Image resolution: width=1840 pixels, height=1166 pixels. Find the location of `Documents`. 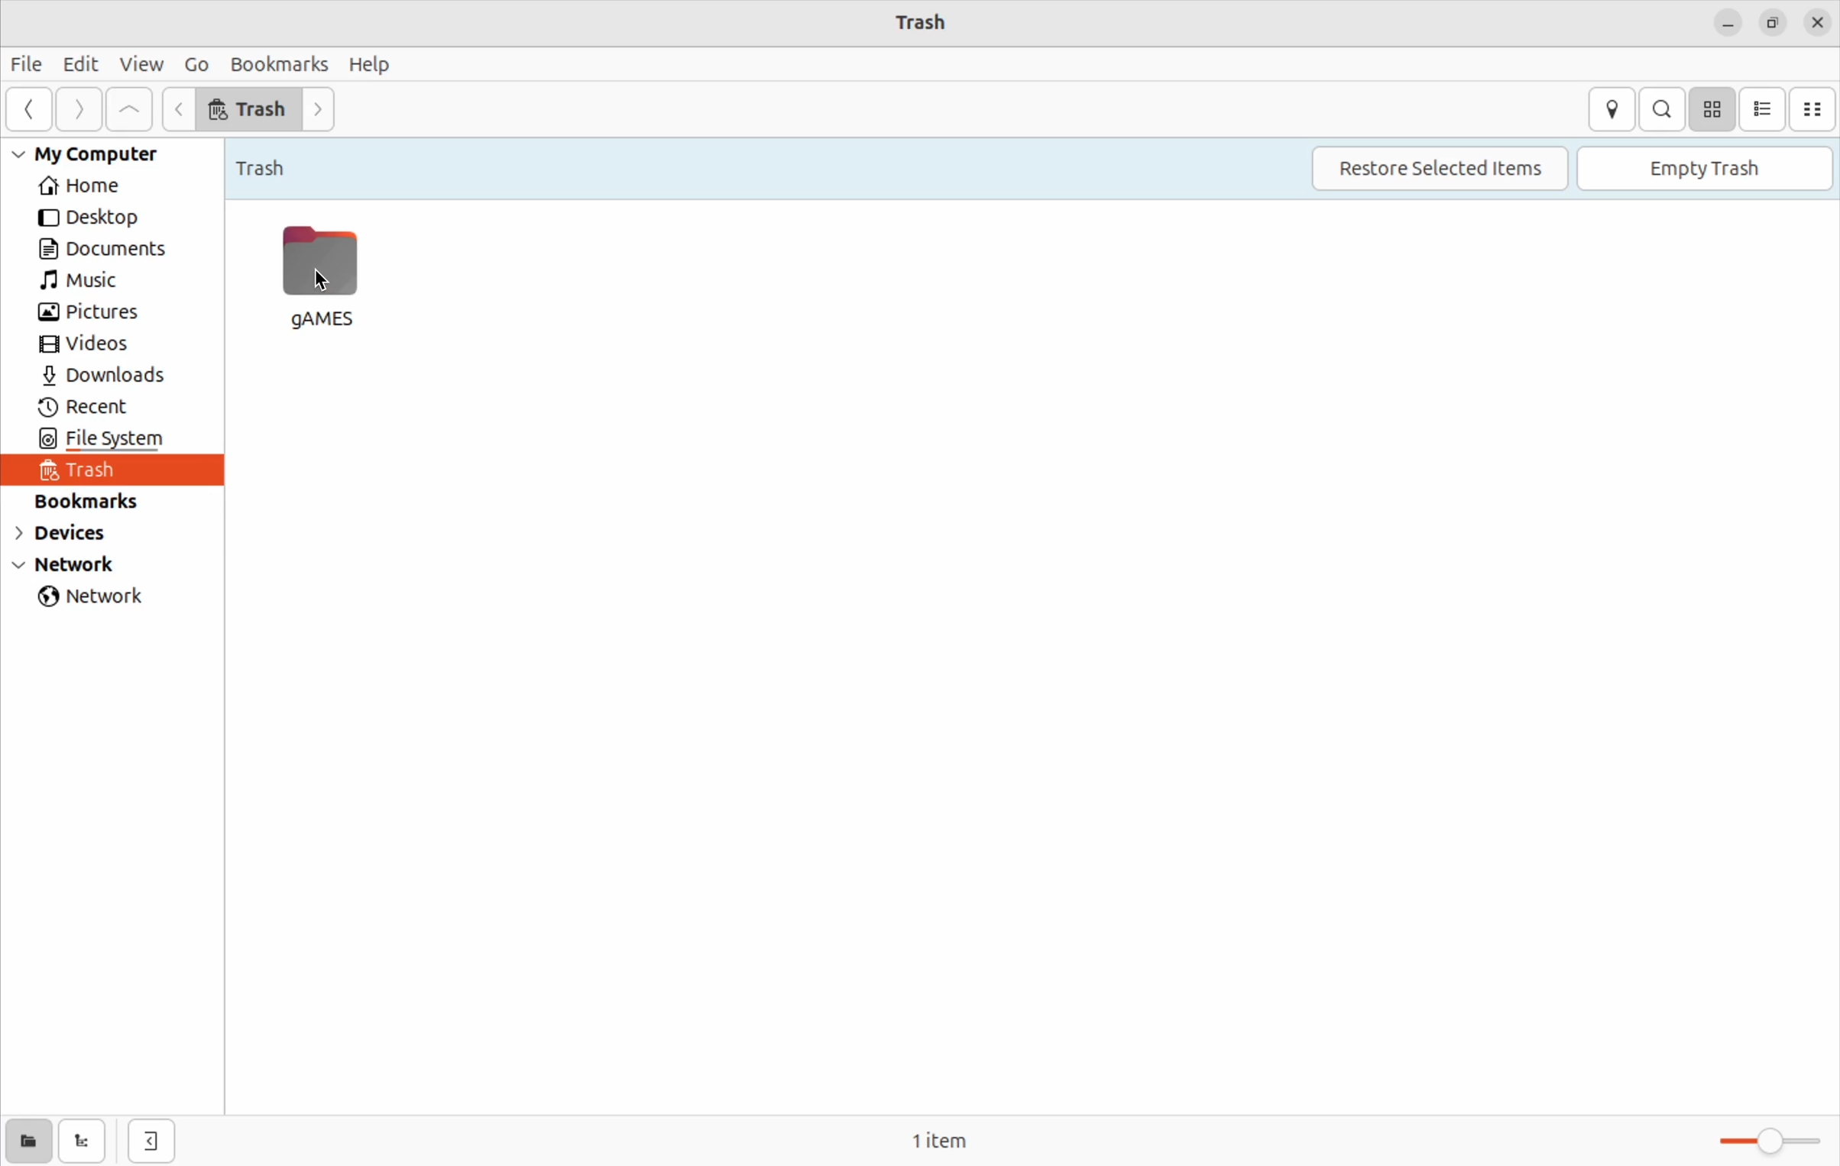

Documents is located at coordinates (110, 248).